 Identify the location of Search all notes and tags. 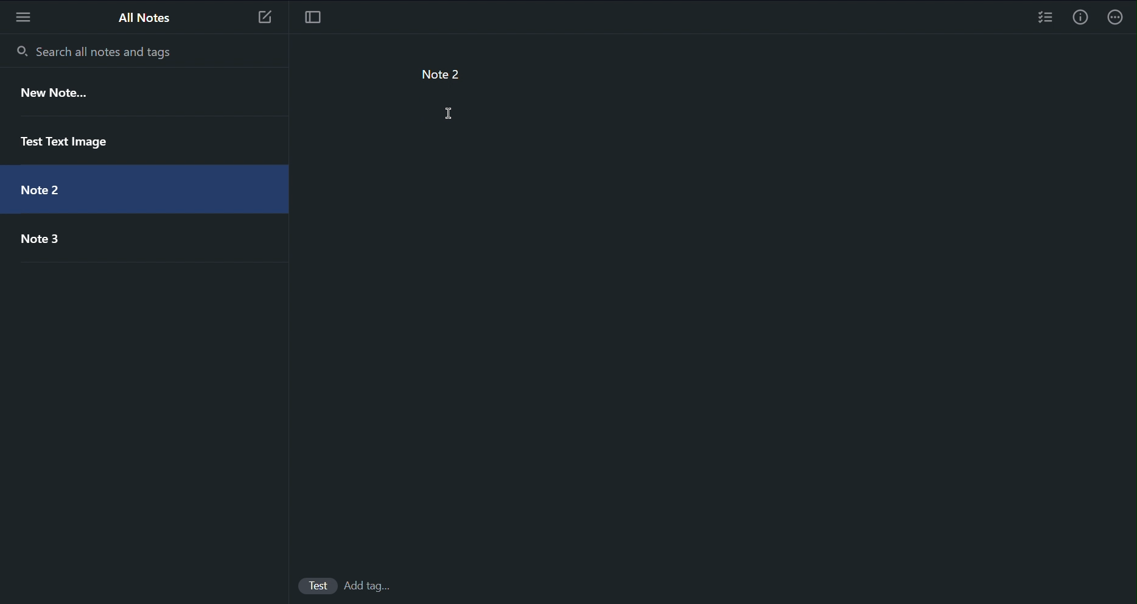
(89, 48).